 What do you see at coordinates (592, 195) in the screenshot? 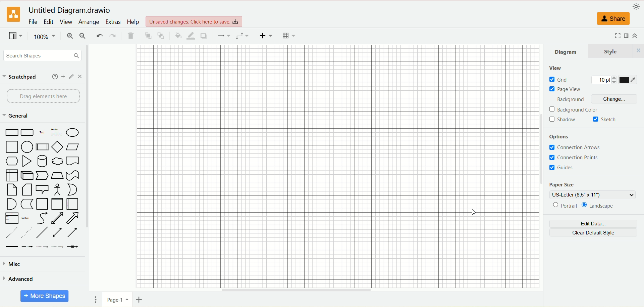
I see `US-letter` at bounding box center [592, 195].